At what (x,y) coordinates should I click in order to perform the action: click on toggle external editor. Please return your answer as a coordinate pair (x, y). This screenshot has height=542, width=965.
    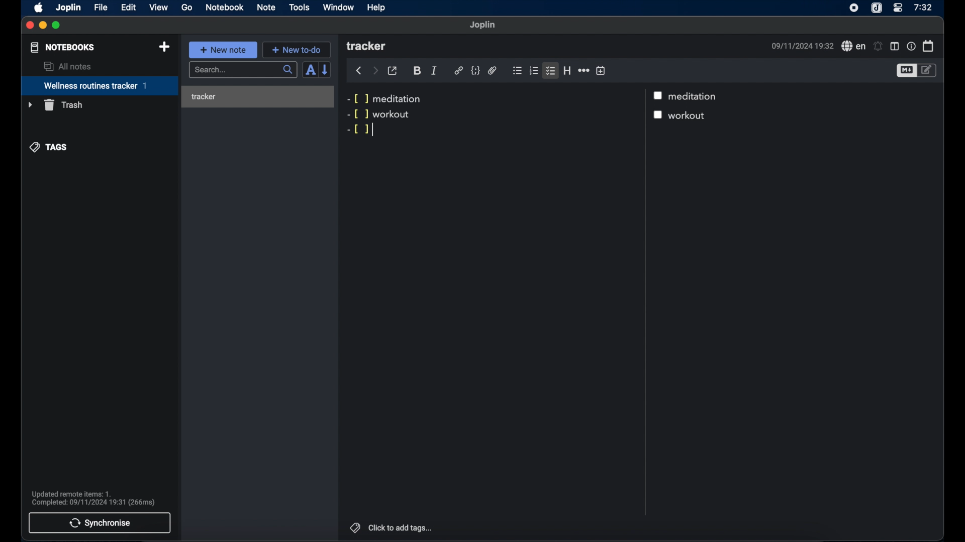
    Looking at the image, I should click on (393, 70).